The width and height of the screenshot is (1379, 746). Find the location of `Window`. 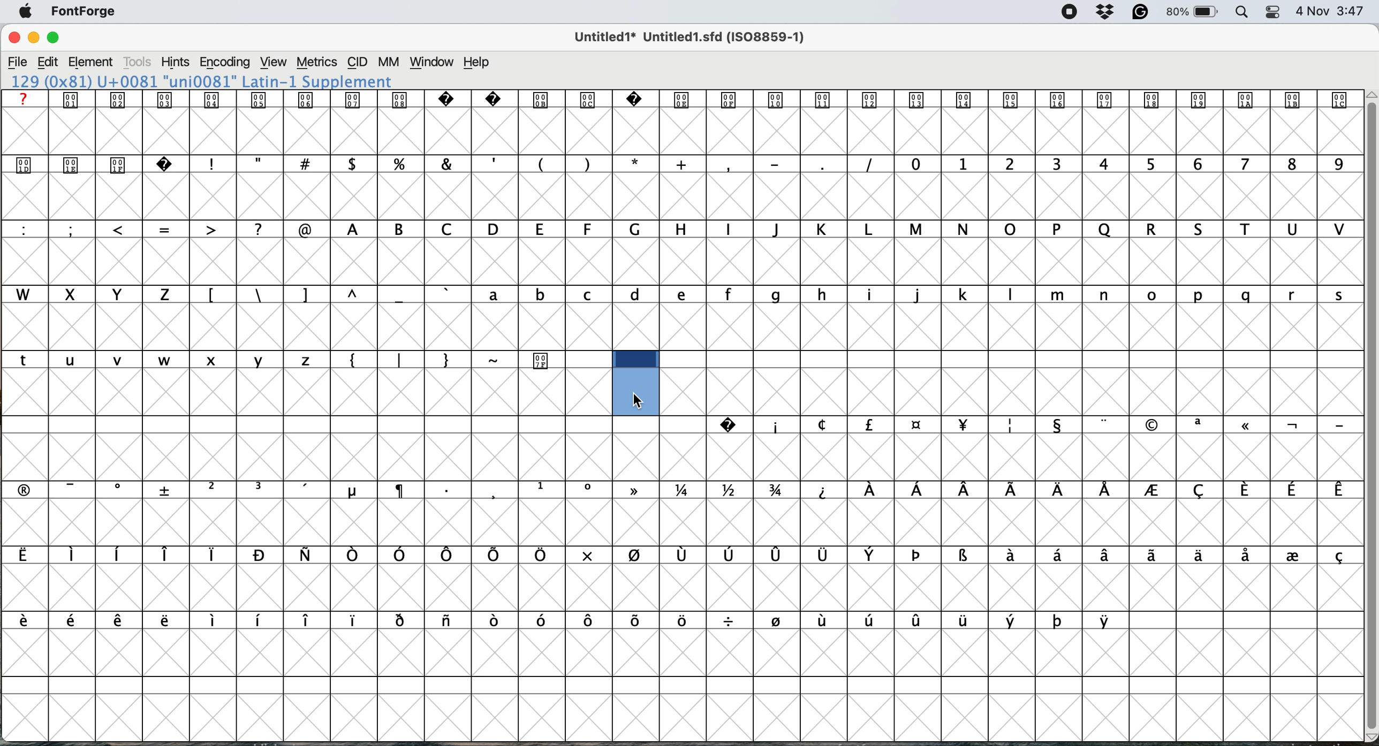

Window is located at coordinates (432, 63).